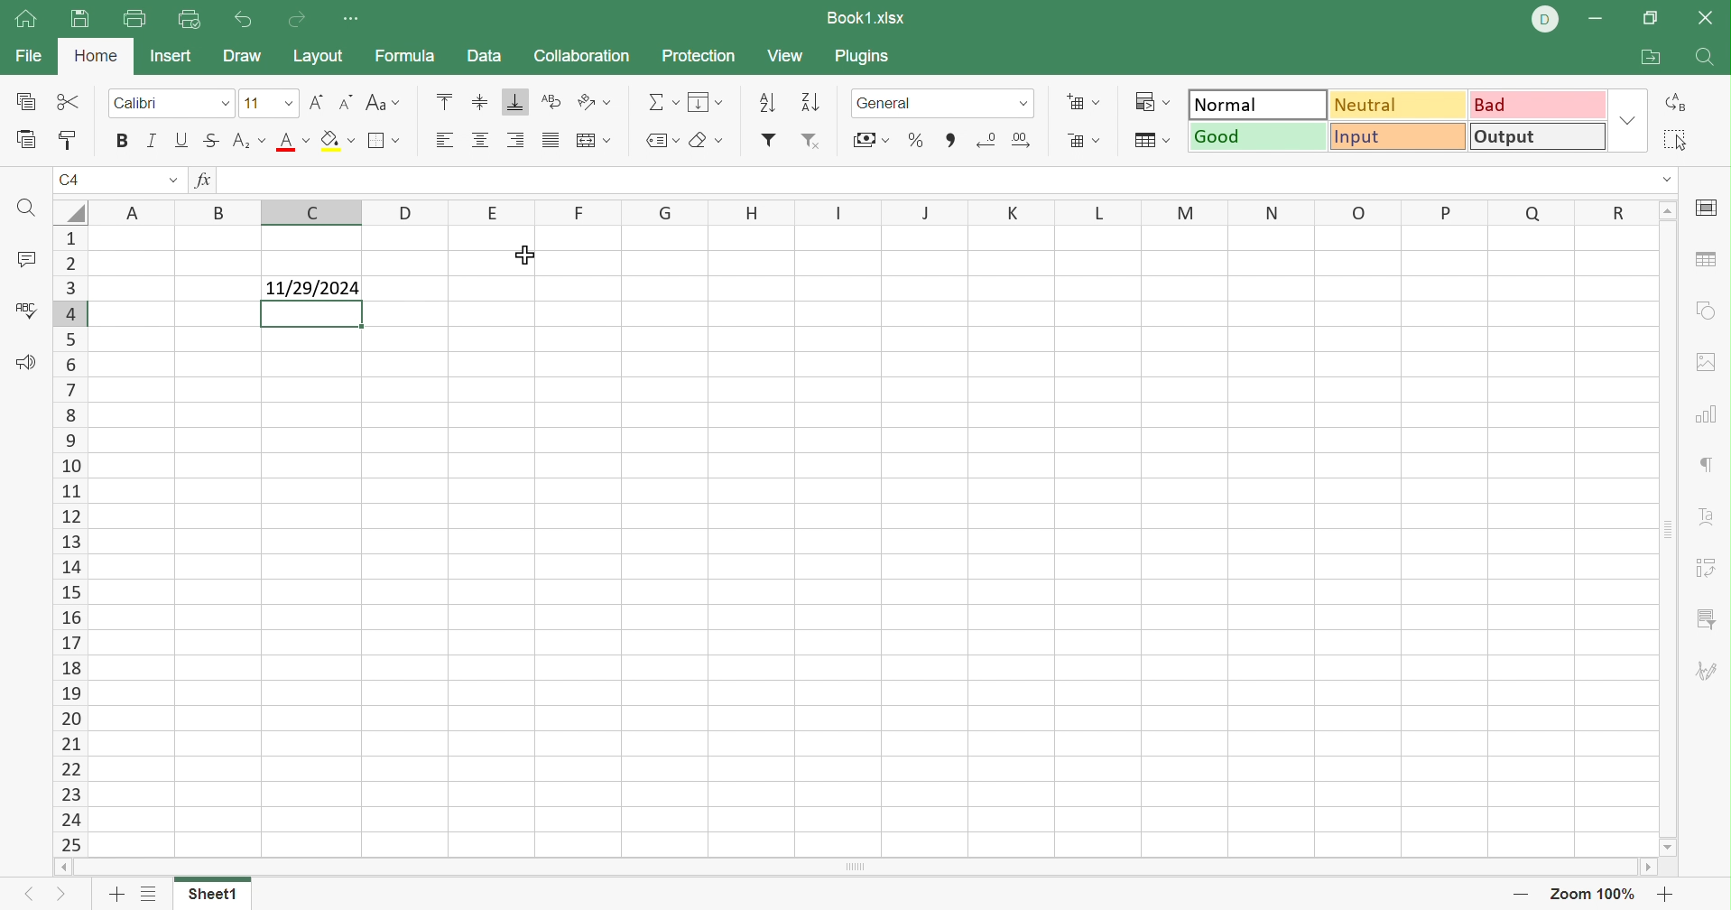 This screenshot has height=910, width=1731. Describe the element at coordinates (1648, 55) in the screenshot. I see `Open file location` at that location.